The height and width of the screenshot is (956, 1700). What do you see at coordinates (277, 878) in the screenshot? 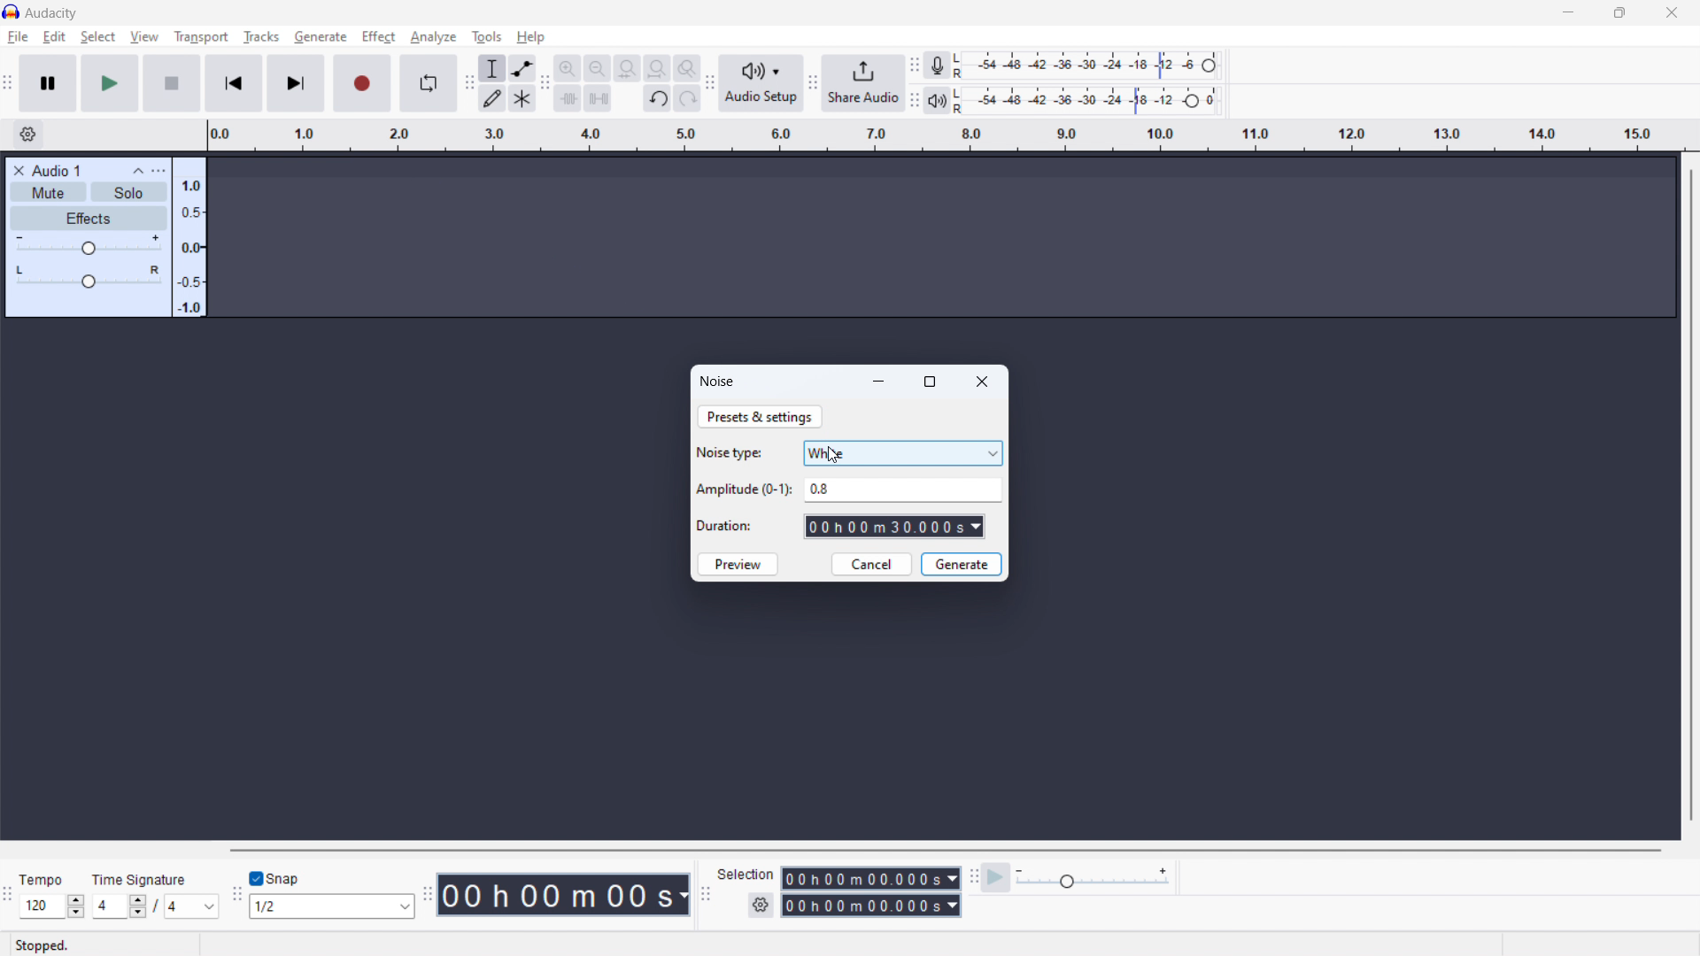
I see `toggle snap` at bounding box center [277, 878].